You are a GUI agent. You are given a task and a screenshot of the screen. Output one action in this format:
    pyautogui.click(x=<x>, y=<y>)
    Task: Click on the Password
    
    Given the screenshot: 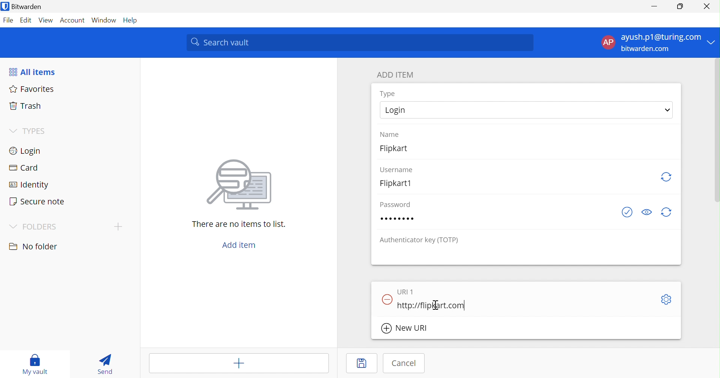 What is the action you would take?
    pyautogui.click(x=393, y=204)
    